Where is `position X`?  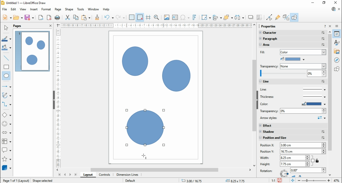 position X is located at coordinates (268, 145).